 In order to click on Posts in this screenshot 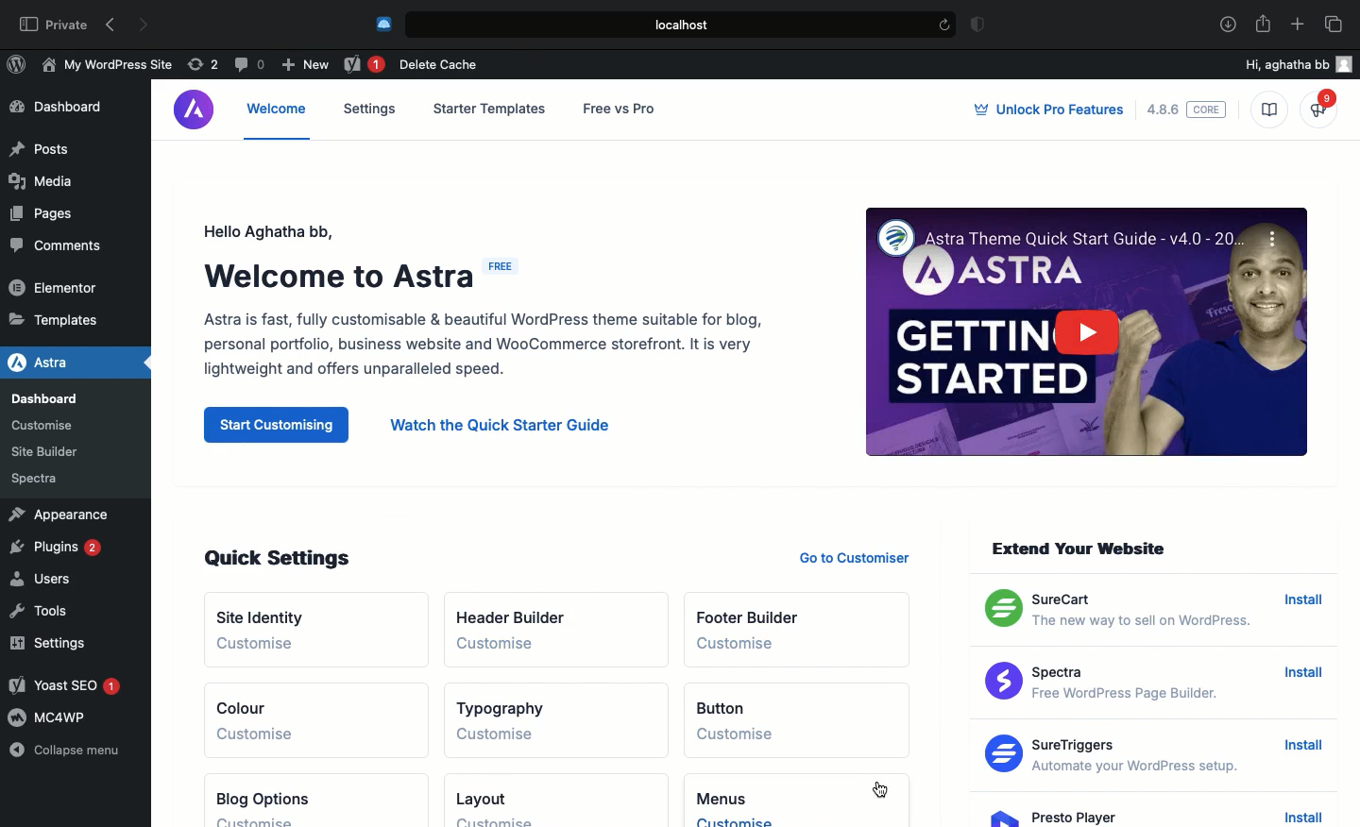, I will do `click(44, 143)`.